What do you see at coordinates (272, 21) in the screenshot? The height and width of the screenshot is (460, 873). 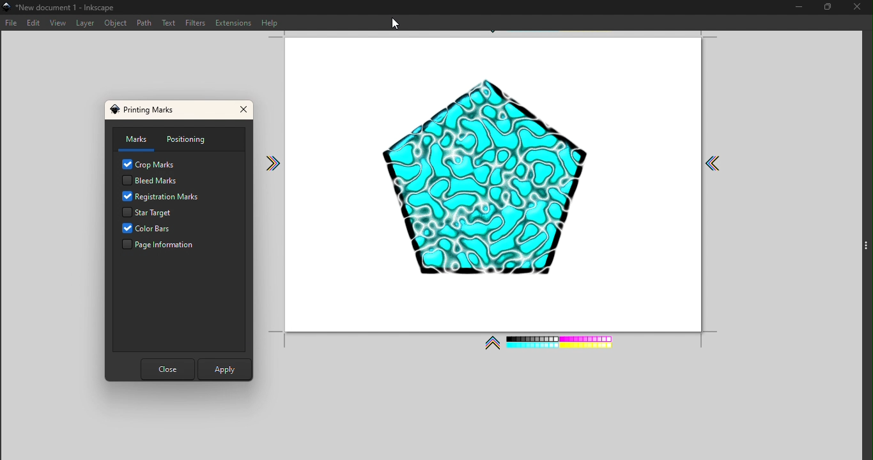 I see `Help` at bounding box center [272, 21].